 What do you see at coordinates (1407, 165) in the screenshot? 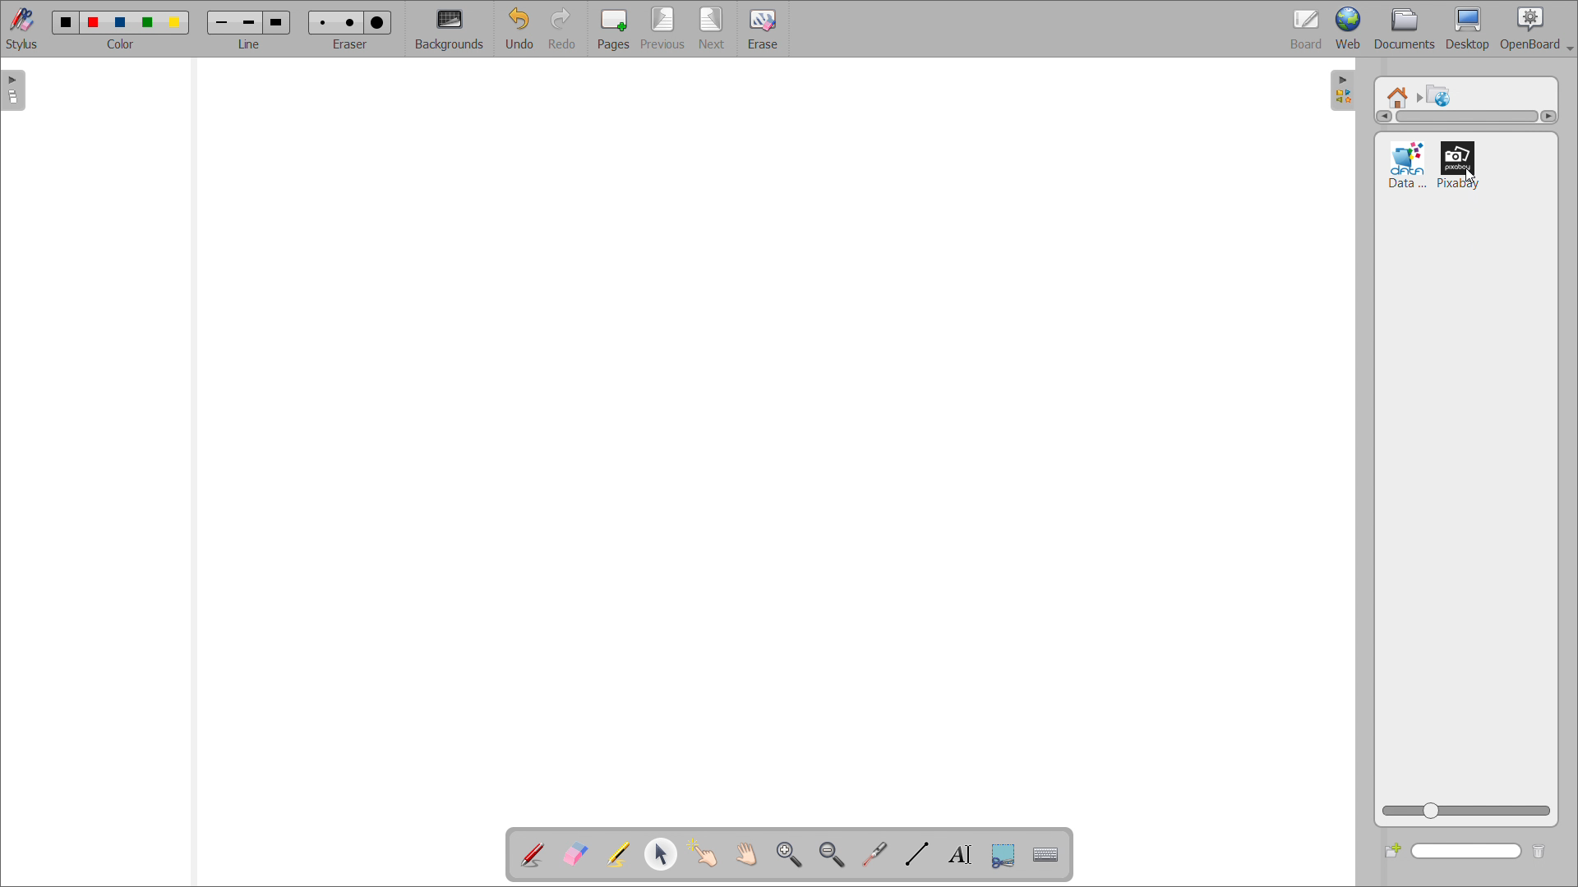
I see `data AbulEdu.wgs` at bounding box center [1407, 165].